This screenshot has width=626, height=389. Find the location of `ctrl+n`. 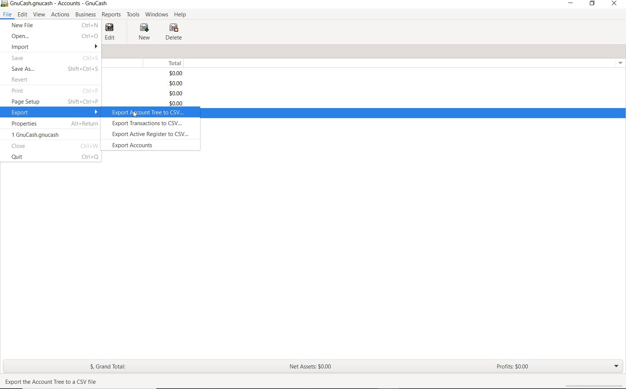

ctrl+n is located at coordinates (89, 25).